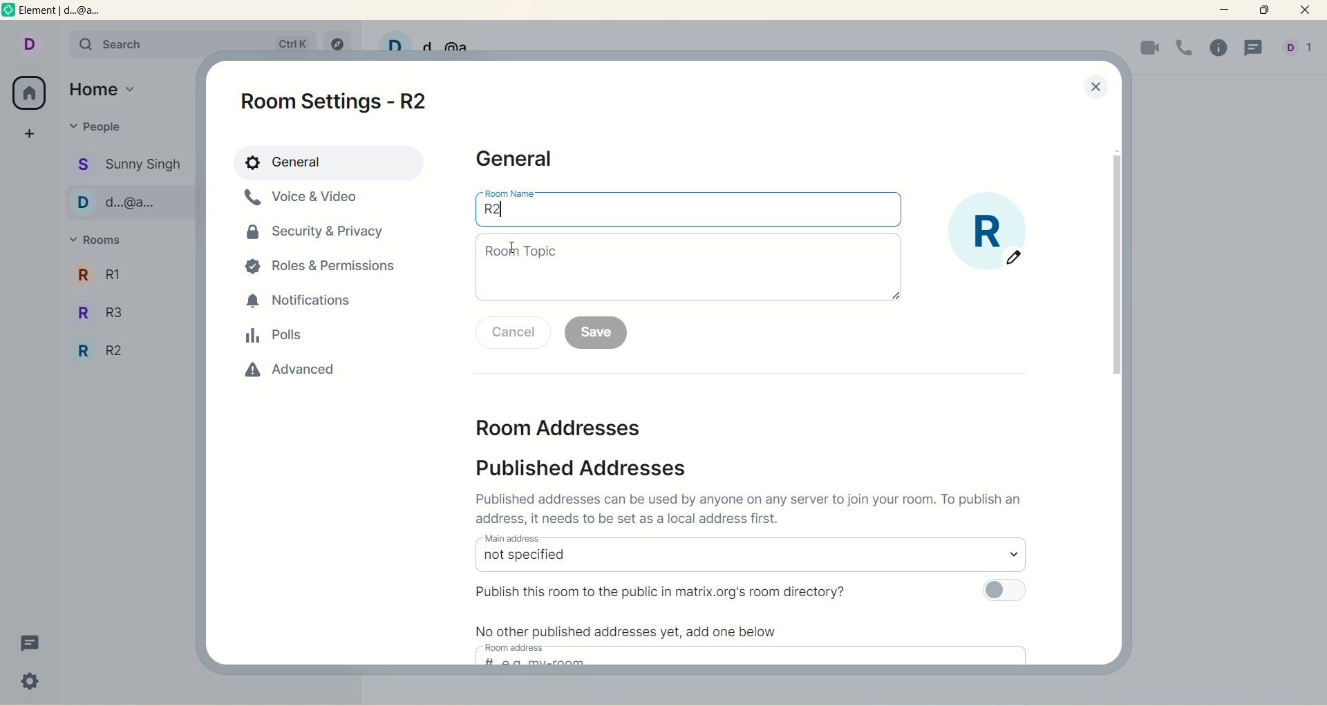 This screenshot has height=706, width=1327. I want to click on save, so click(596, 333).